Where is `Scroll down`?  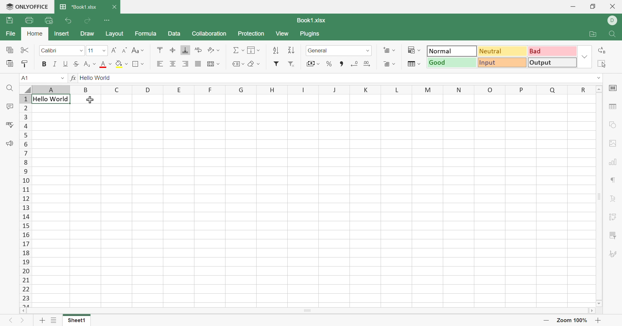 Scroll down is located at coordinates (600, 303).